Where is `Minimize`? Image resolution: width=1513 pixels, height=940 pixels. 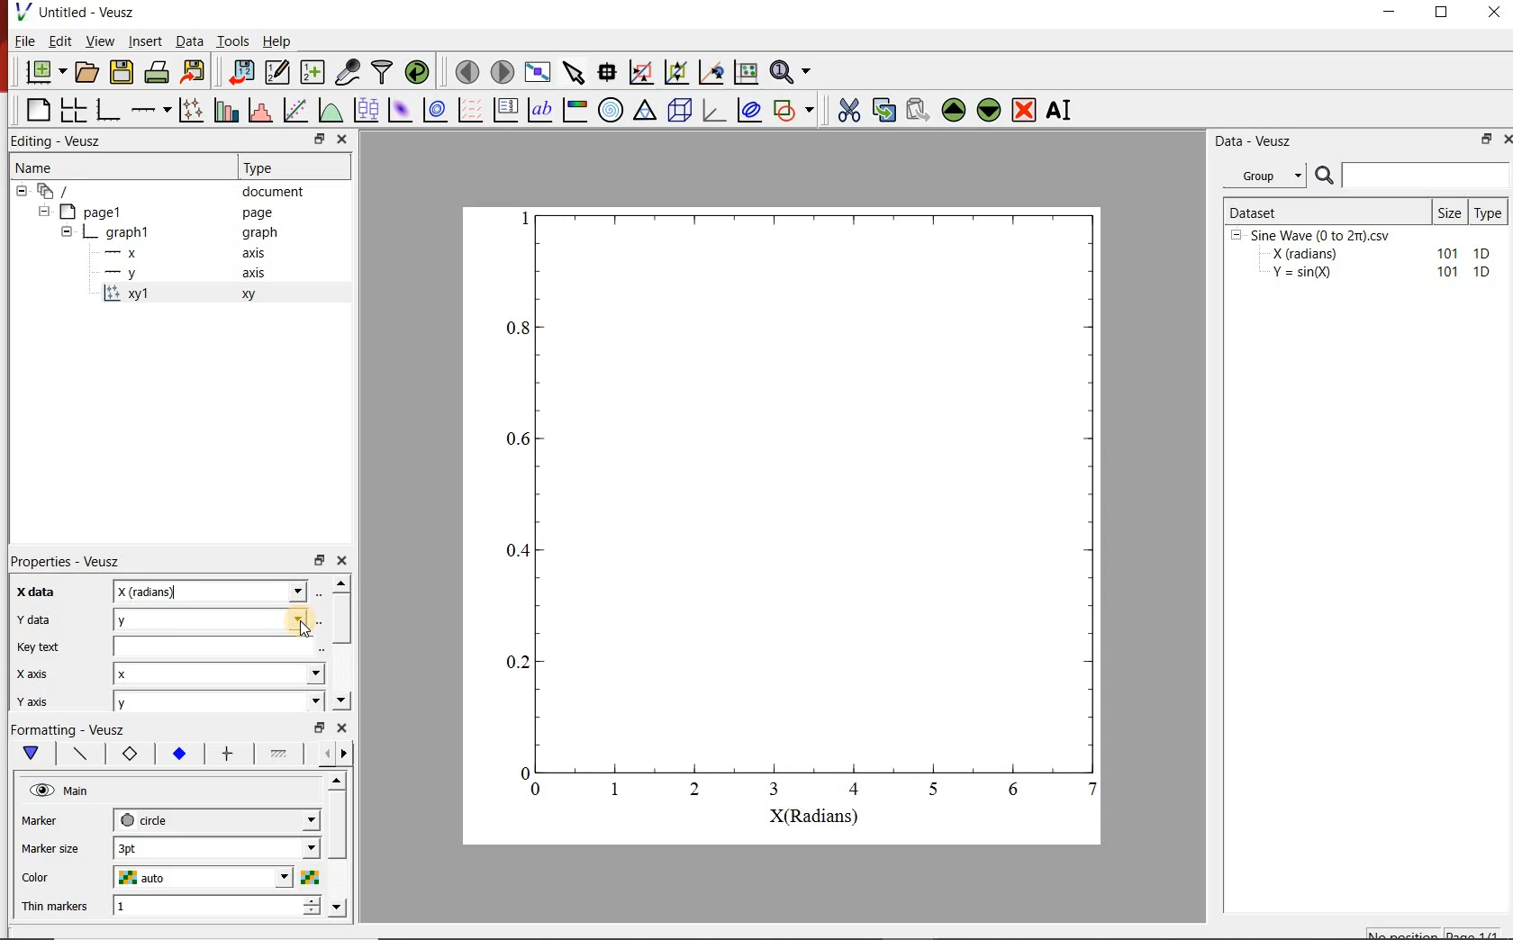
Minimize is located at coordinates (1389, 13).